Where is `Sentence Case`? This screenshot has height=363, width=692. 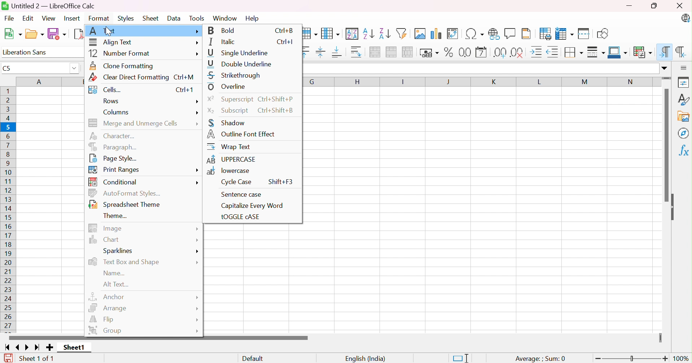 Sentence Case is located at coordinates (241, 194).